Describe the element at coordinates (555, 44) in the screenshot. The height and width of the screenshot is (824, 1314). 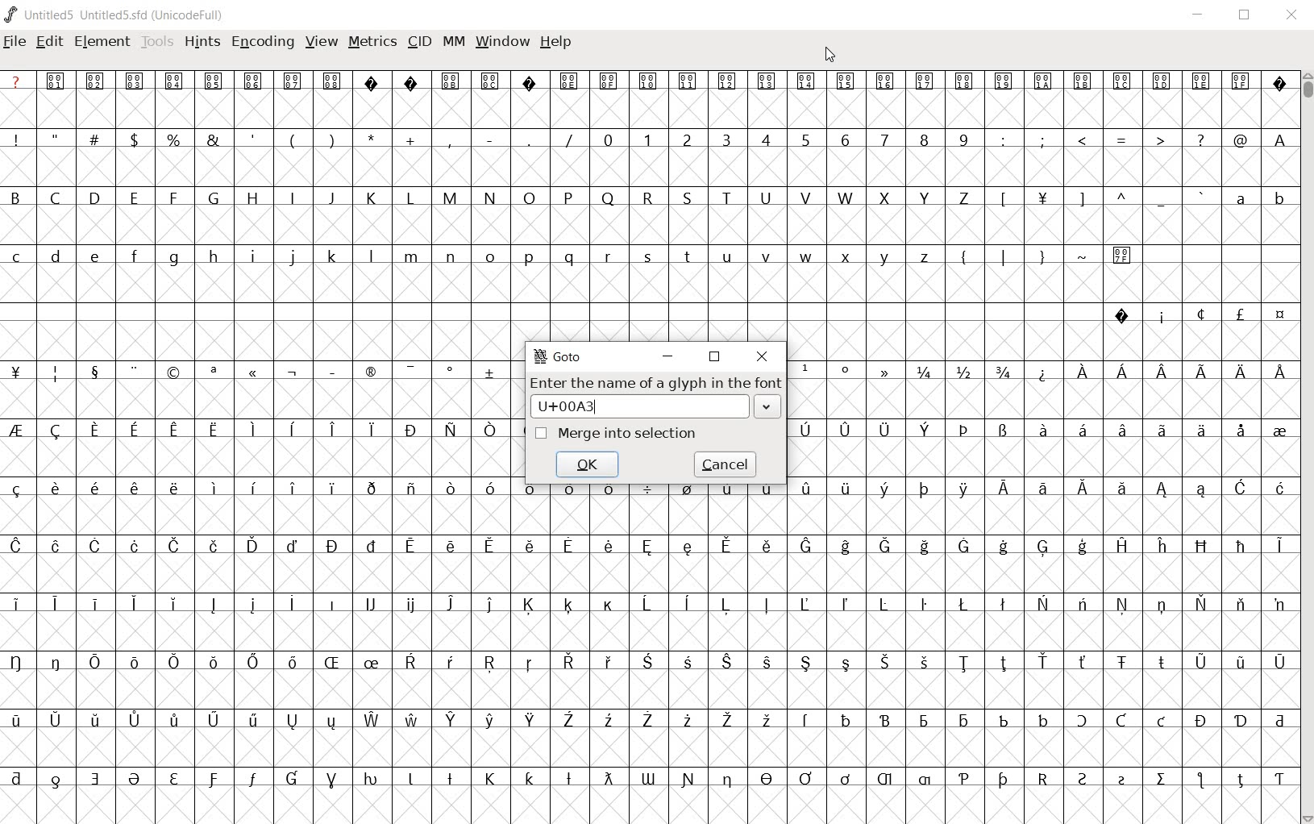
I see `HELP` at that location.